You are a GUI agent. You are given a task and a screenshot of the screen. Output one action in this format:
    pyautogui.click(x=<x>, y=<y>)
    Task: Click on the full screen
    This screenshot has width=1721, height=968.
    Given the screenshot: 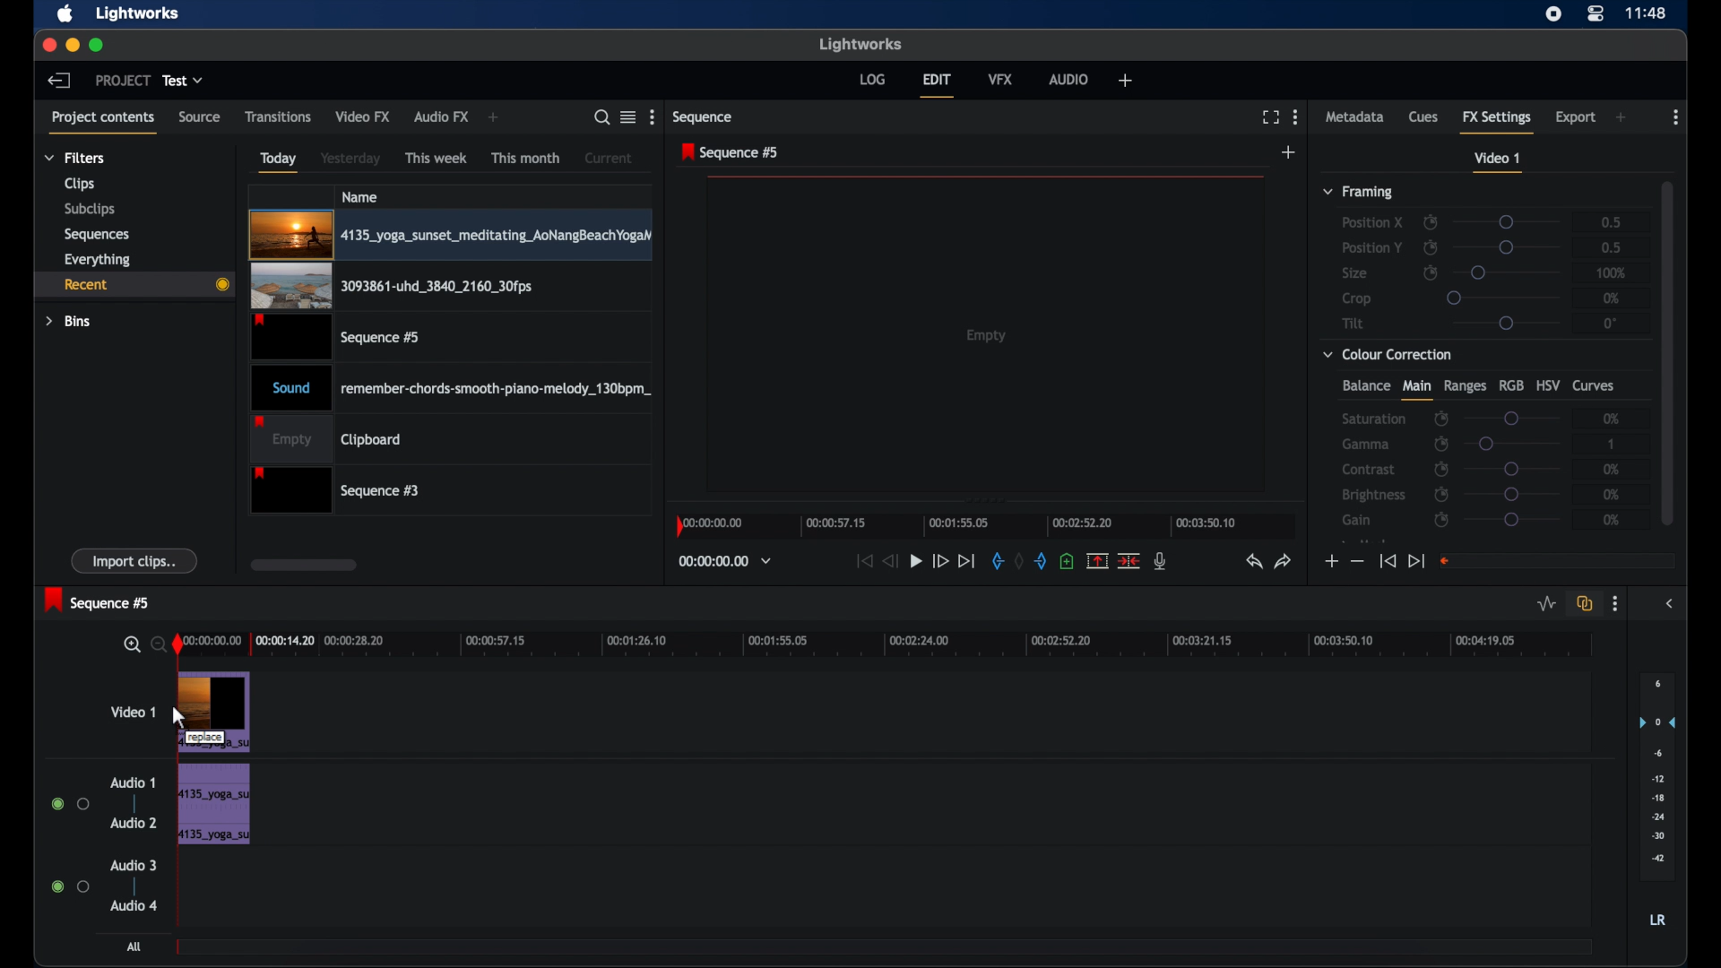 What is the action you would take?
    pyautogui.click(x=1270, y=117)
    